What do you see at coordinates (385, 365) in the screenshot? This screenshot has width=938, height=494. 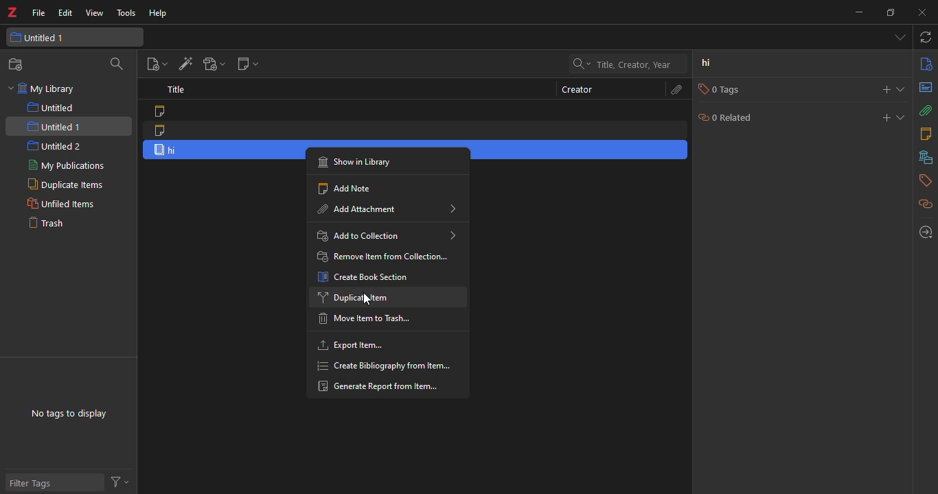 I see `create bibliography from item` at bounding box center [385, 365].